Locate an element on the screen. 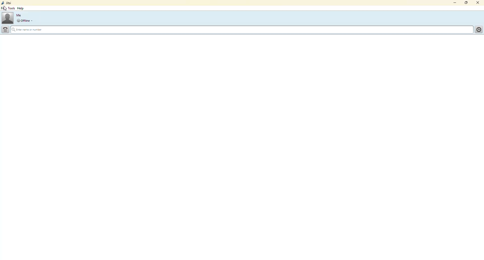 The height and width of the screenshot is (260, 484). tools is located at coordinates (12, 8).